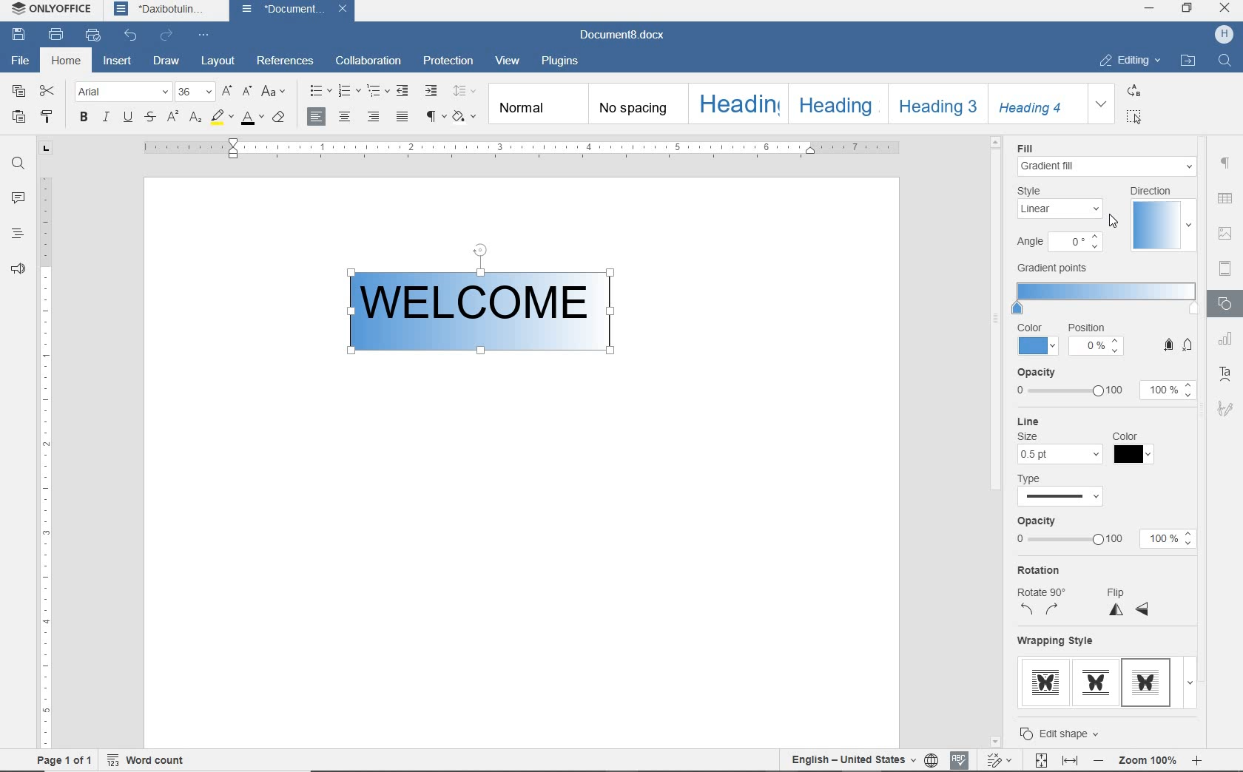 Image resolution: width=1243 pixels, height=772 pixels. I want to click on FILE, so click(21, 61).